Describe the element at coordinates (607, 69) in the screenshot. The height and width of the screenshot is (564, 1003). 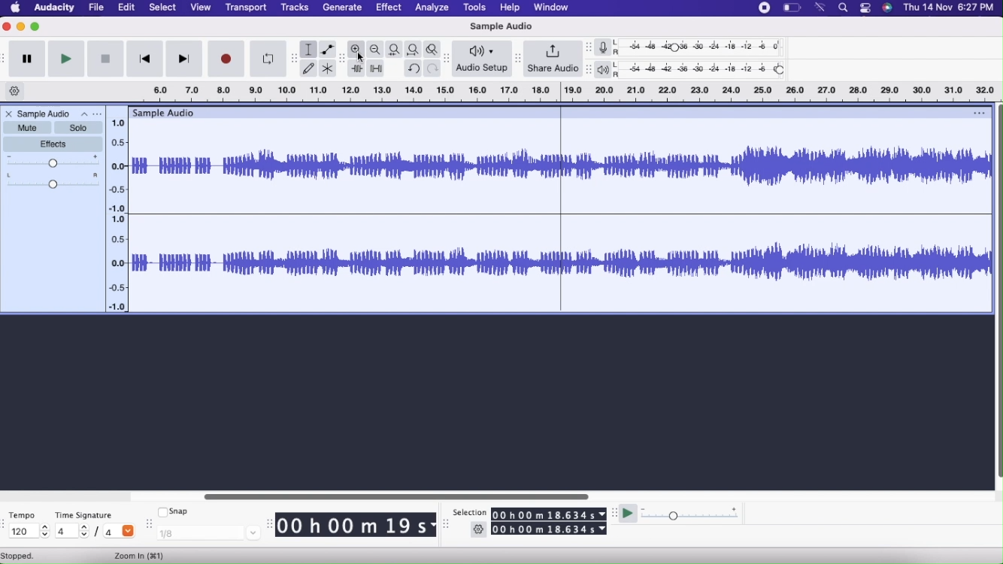
I see `Playback meter` at that location.